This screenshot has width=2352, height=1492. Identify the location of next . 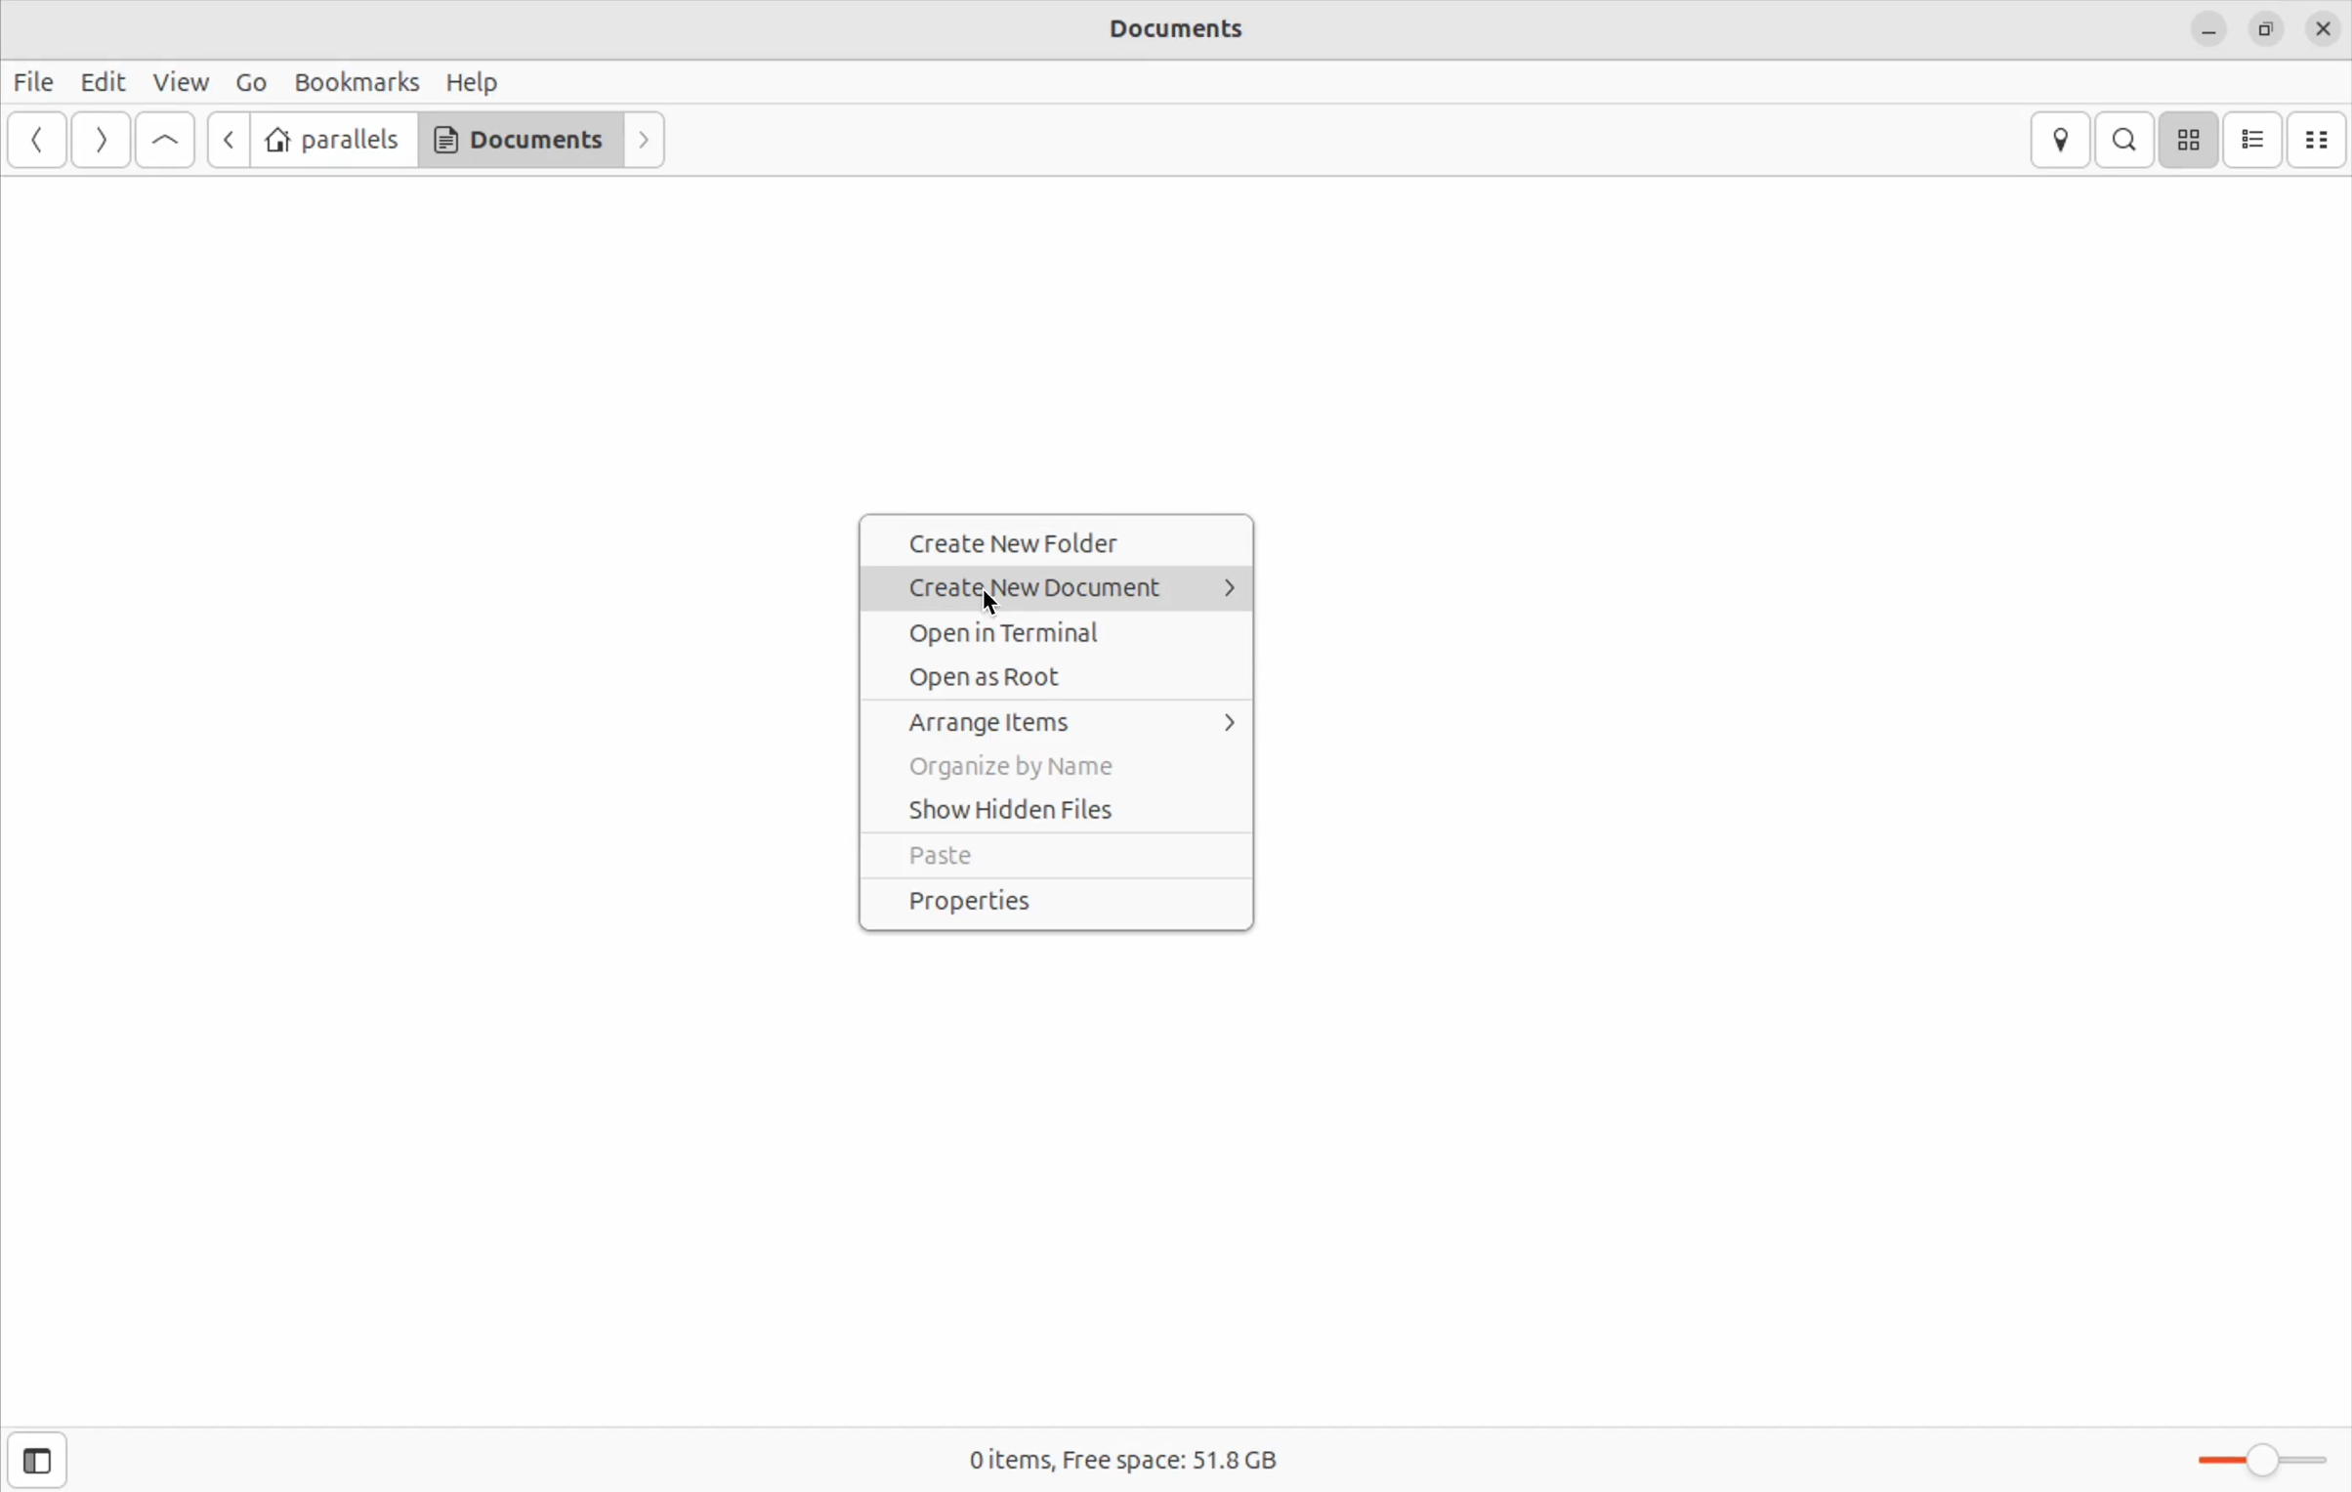
(648, 141).